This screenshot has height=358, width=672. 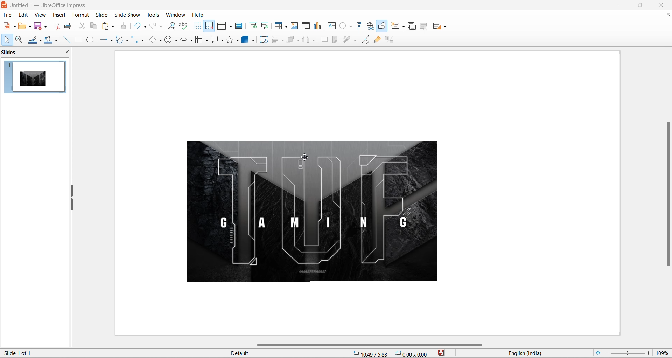 I want to click on start at current slide, so click(x=266, y=26).